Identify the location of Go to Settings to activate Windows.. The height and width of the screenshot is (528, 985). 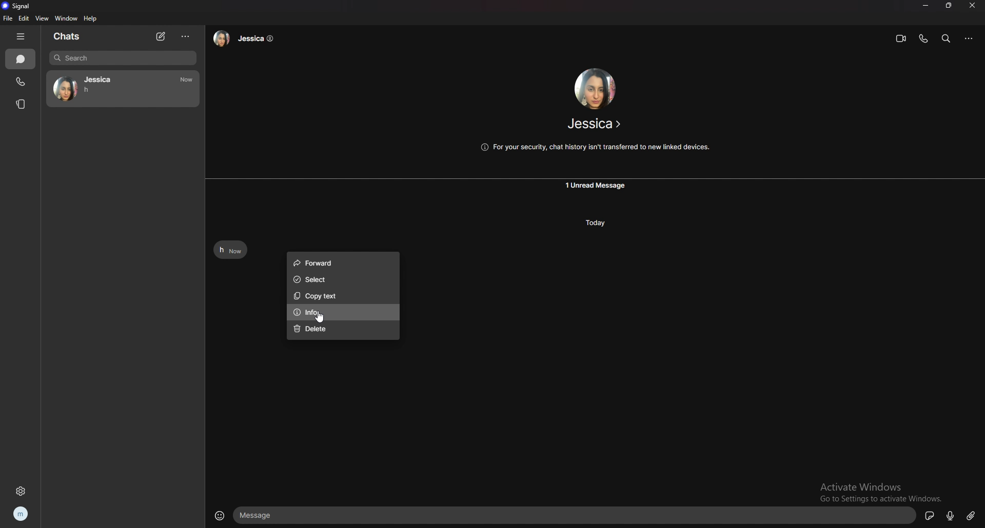
(881, 497).